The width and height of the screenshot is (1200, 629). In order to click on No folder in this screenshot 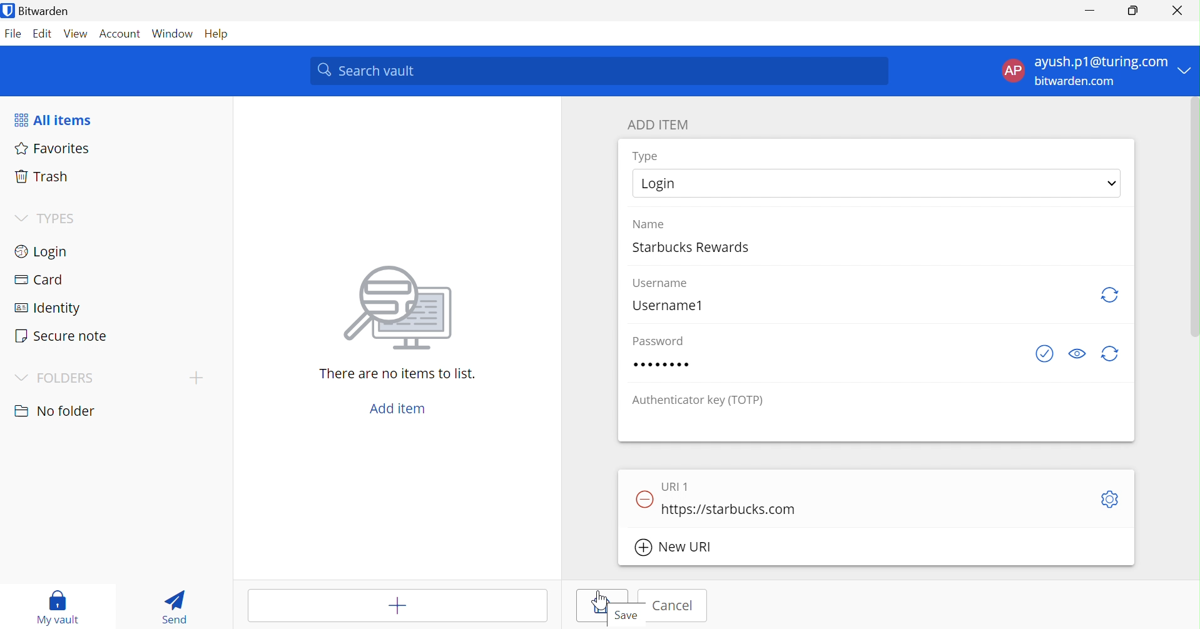, I will do `click(56, 413)`.